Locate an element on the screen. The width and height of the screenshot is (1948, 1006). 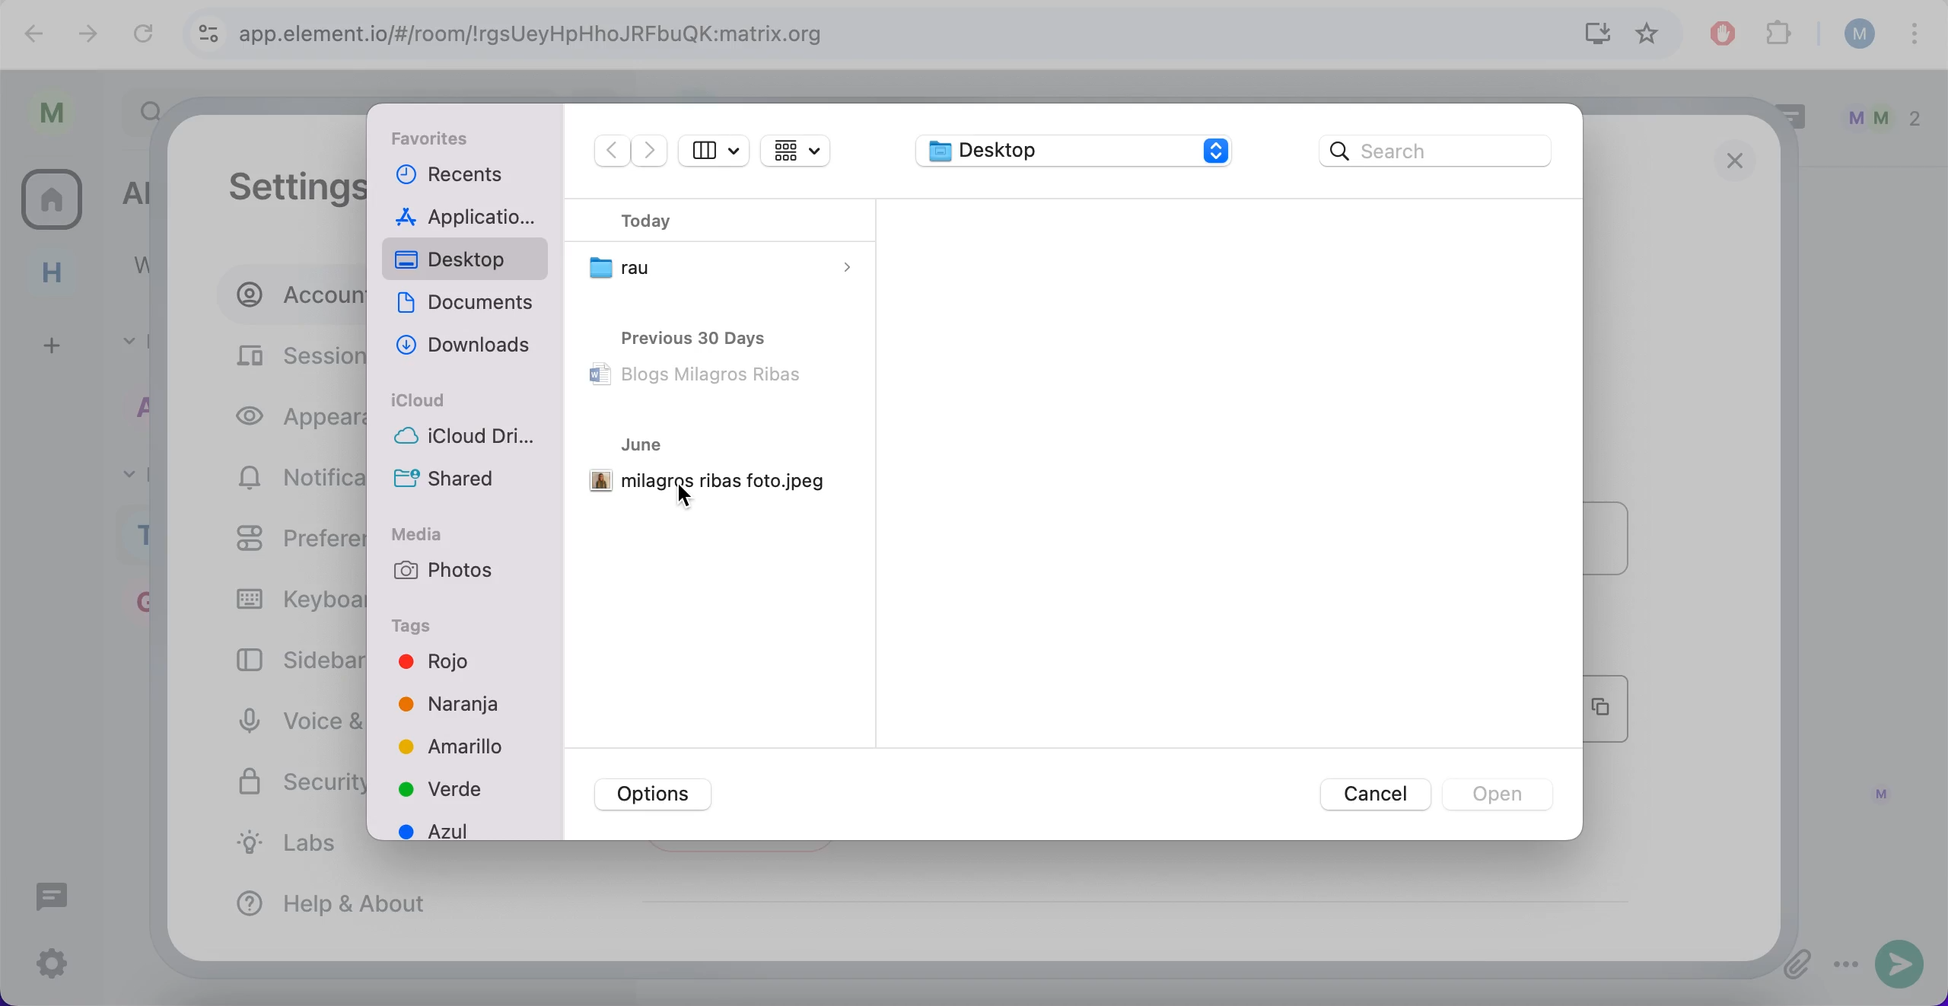
user is located at coordinates (51, 110).